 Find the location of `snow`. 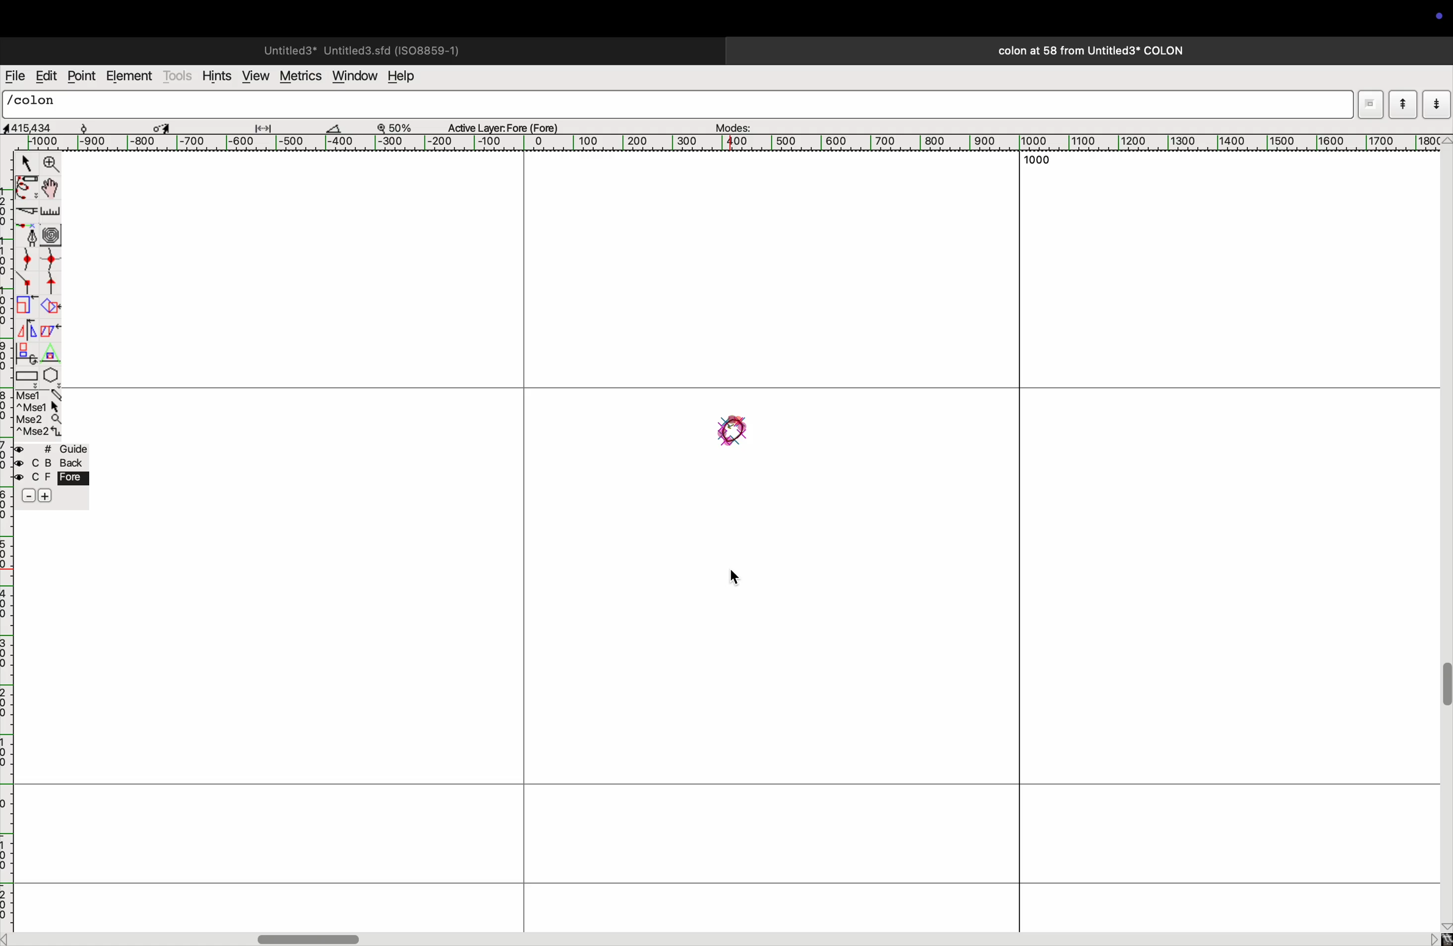

snow is located at coordinates (96, 126).